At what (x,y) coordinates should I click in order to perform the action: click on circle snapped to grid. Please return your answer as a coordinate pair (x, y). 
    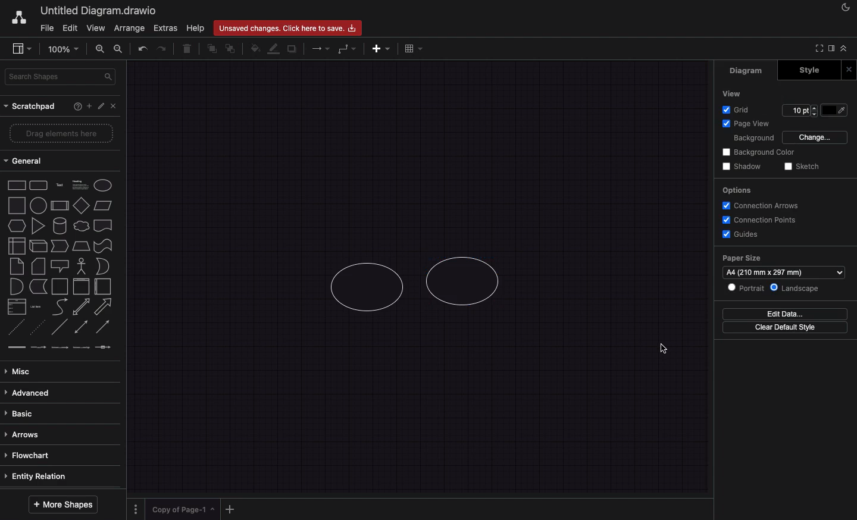
    Looking at the image, I should click on (466, 280).